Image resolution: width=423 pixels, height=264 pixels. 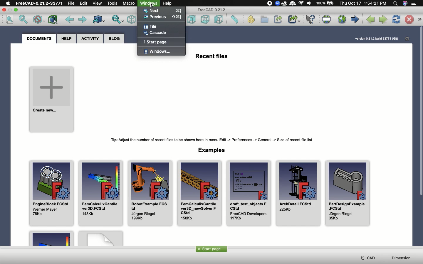 What do you see at coordinates (212, 10) in the screenshot?
I see `FreeCAD` at bounding box center [212, 10].